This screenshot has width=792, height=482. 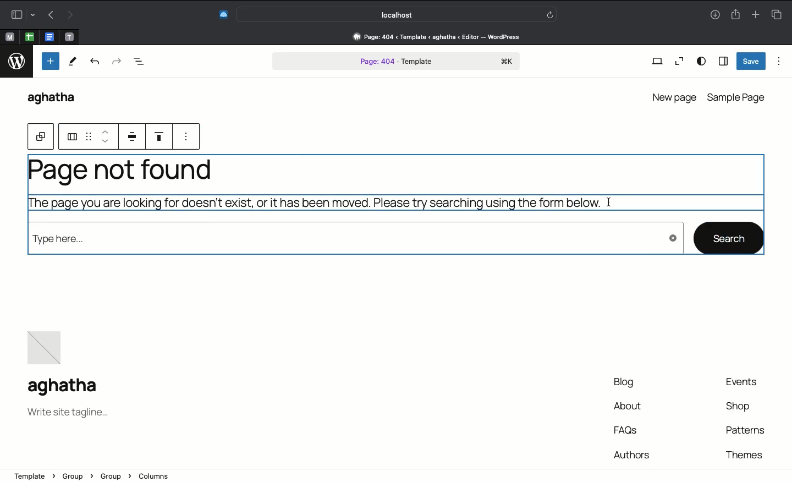 I want to click on Sidebar, so click(x=21, y=14).